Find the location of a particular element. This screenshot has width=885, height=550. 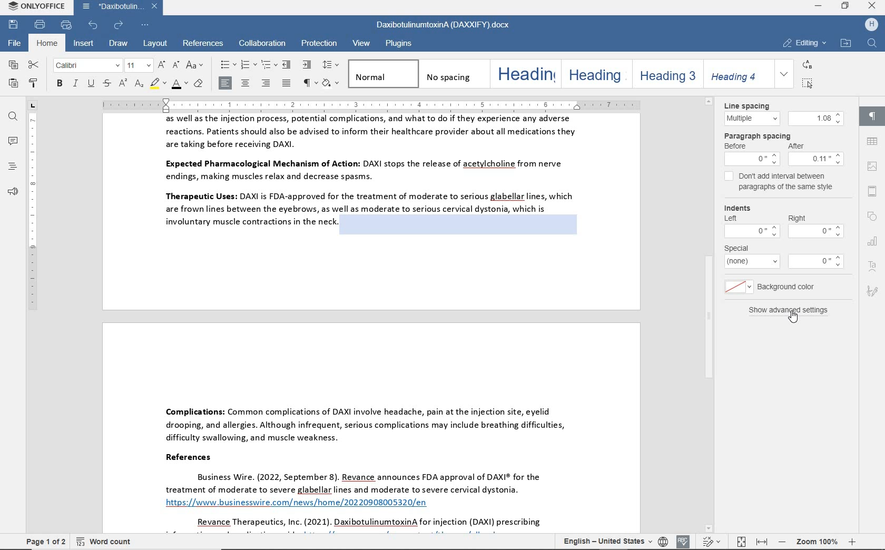

shading is located at coordinates (332, 84).